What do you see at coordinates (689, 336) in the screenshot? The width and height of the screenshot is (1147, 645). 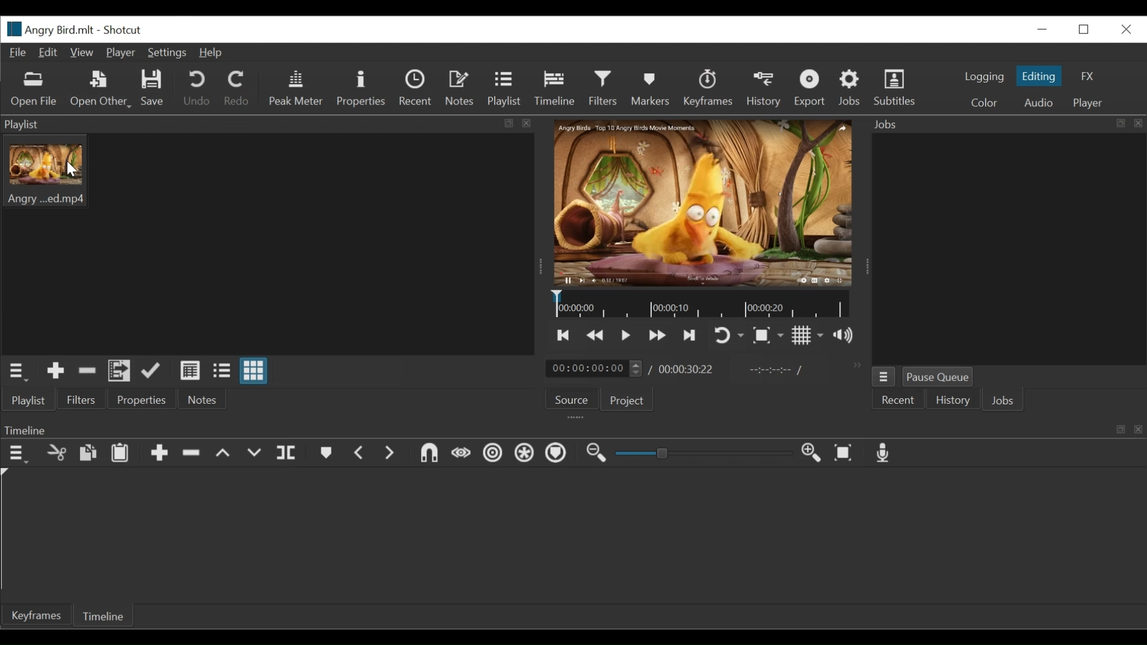 I see `Skip to the next point` at bounding box center [689, 336].